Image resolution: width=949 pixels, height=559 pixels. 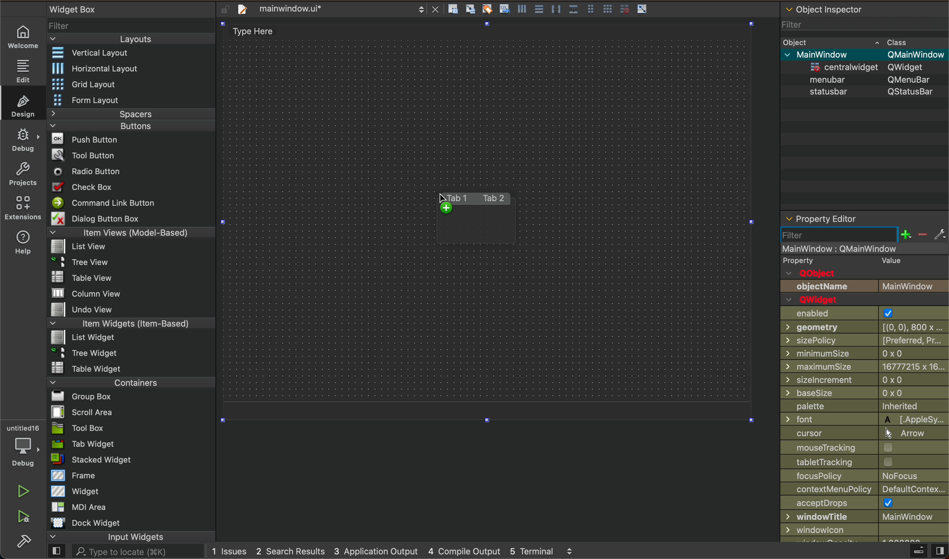 I want to click on Dialog Button Box, so click(x=92, y=218).